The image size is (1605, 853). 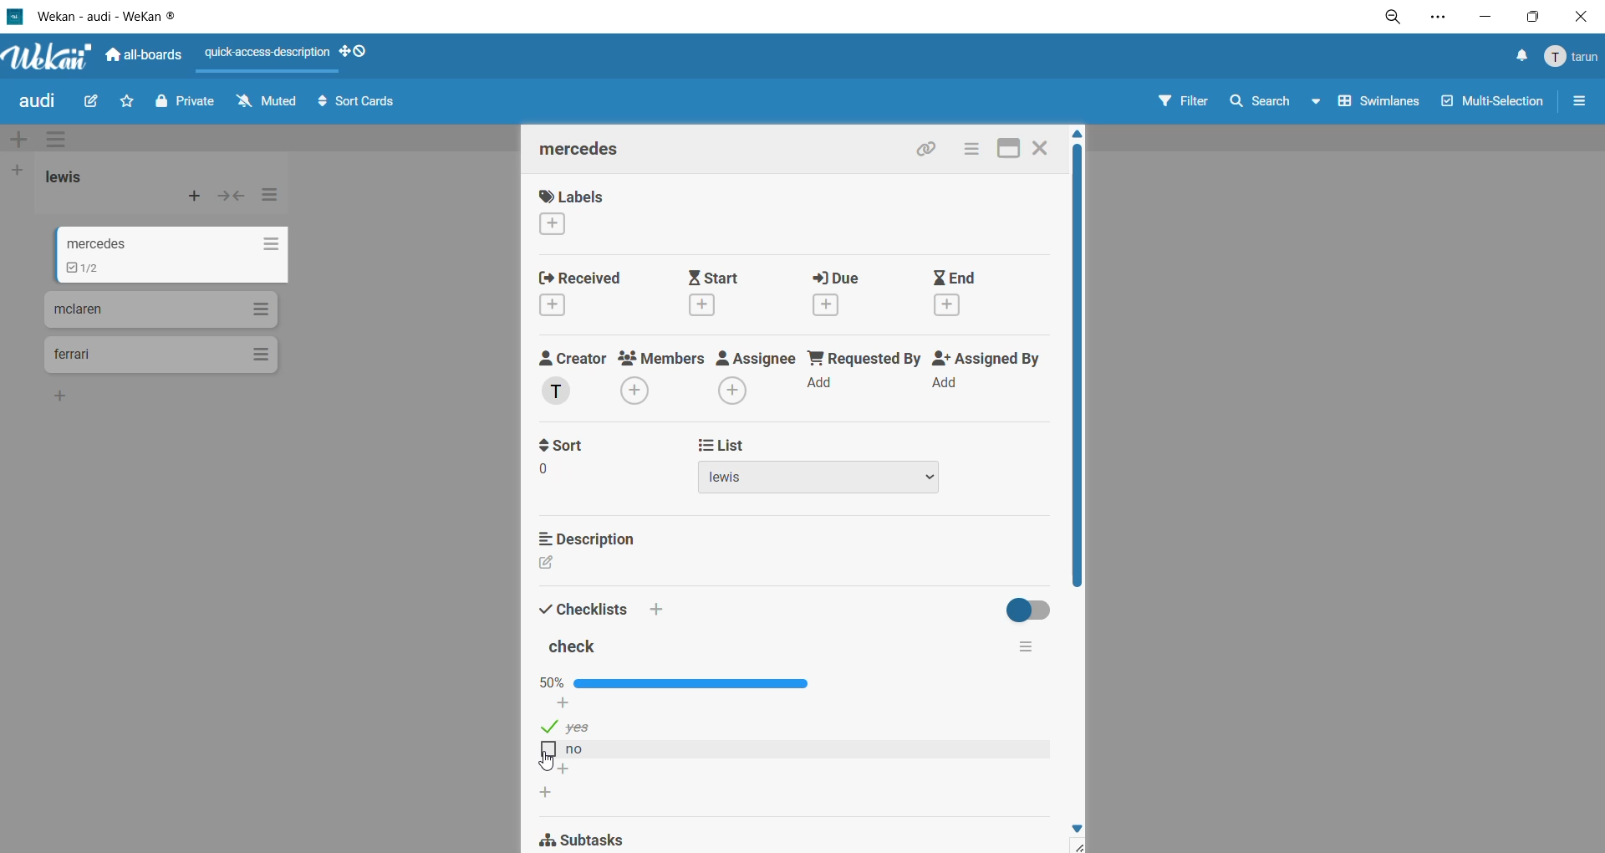 What do you see at coordinates (267, 53) in the screenshot?
I see `quick access description` at bounding box center [267, 53].